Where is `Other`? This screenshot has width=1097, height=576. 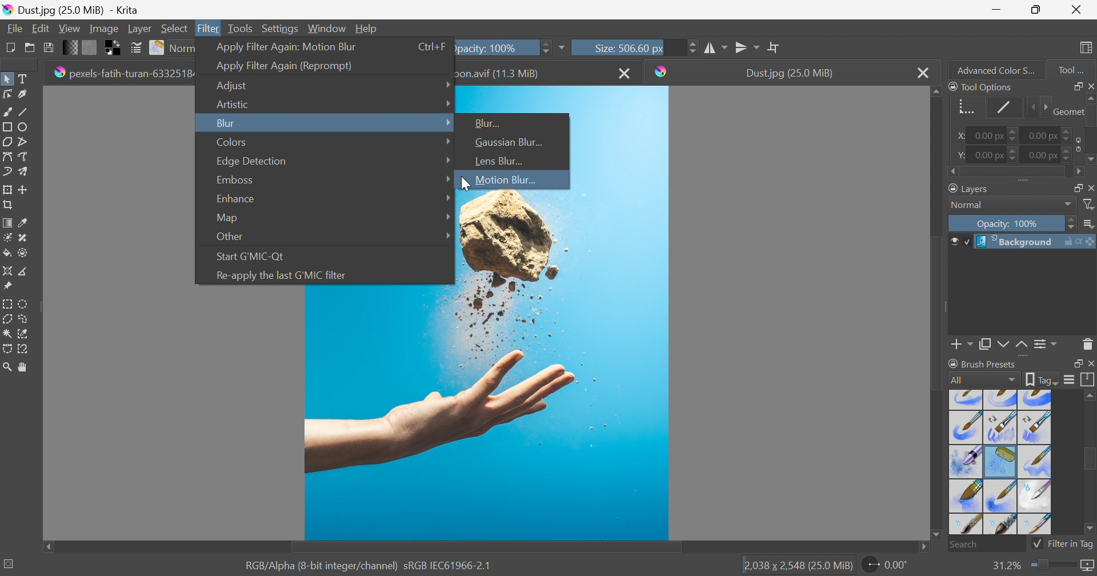 Other is located at coordinates (230, 237).